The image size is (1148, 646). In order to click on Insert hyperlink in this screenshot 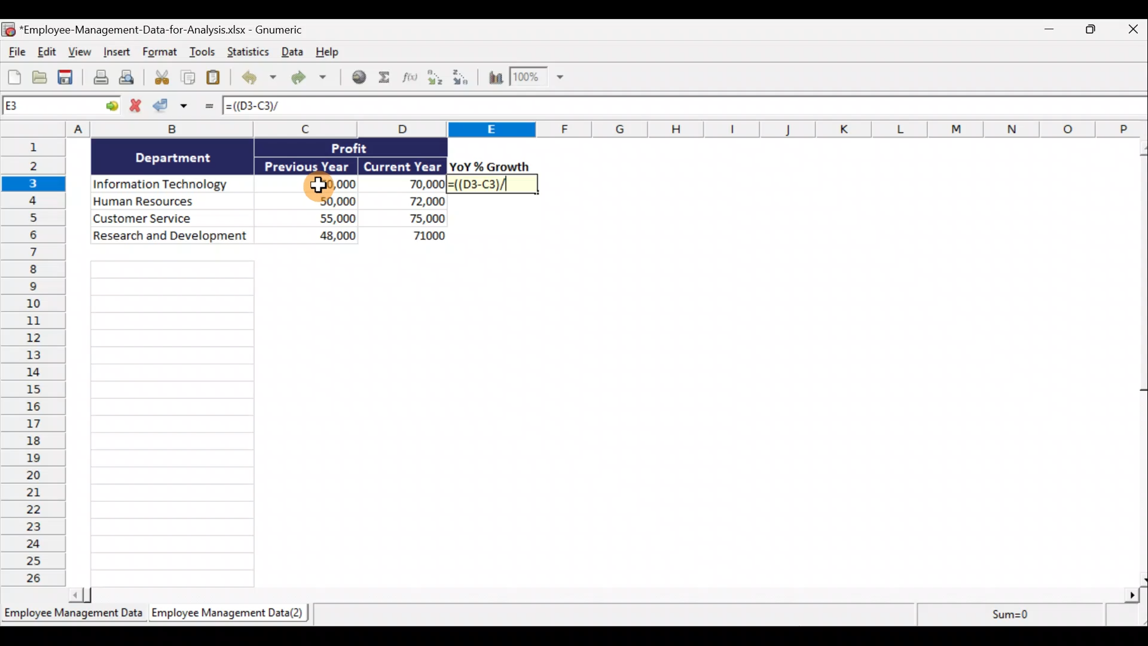, I will do `click(358, 78)`.